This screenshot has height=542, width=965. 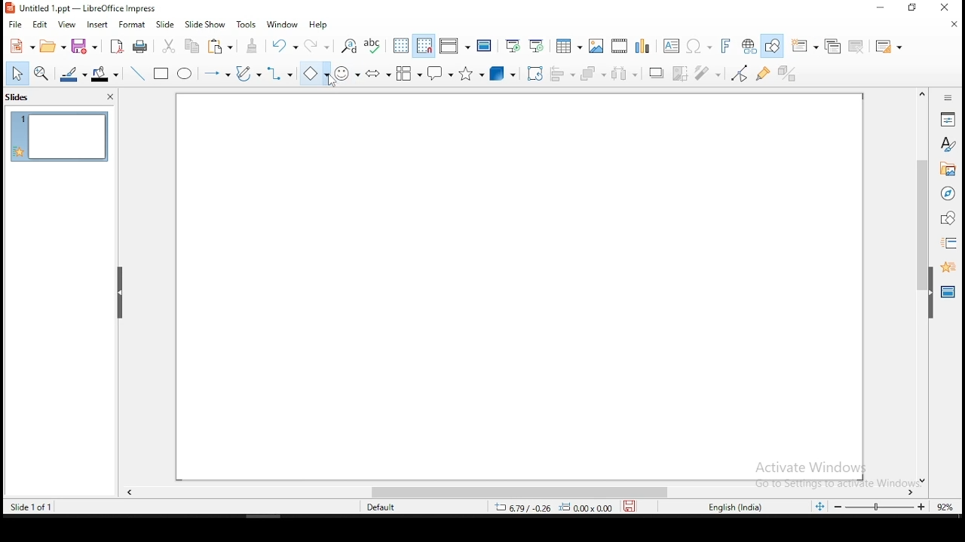 I want to click on show gluepoint functions, so click(x=764, y=75).